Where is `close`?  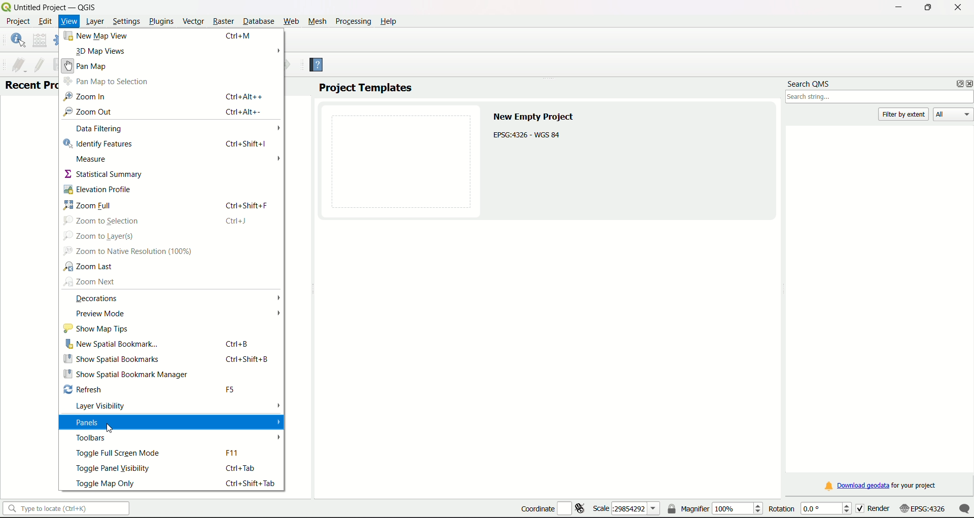
close is located at coordinates (968, 84).